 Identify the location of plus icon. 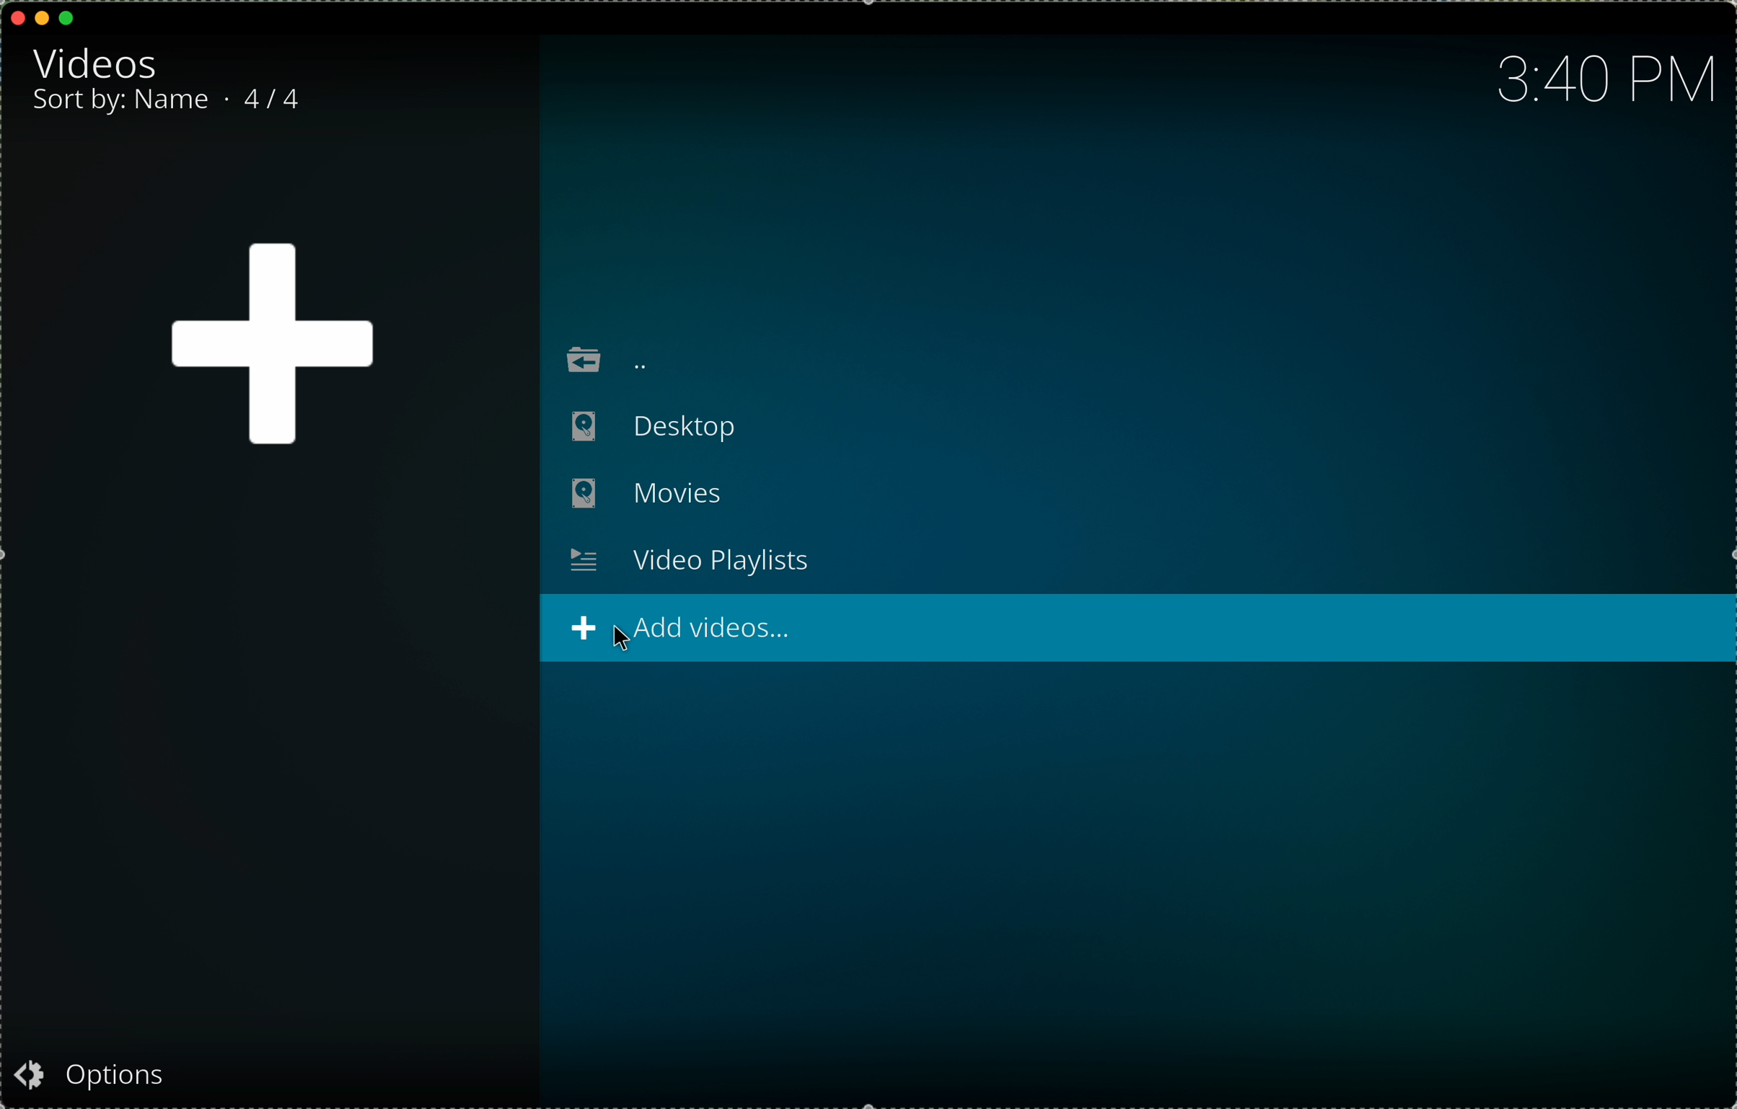
(271, 347).